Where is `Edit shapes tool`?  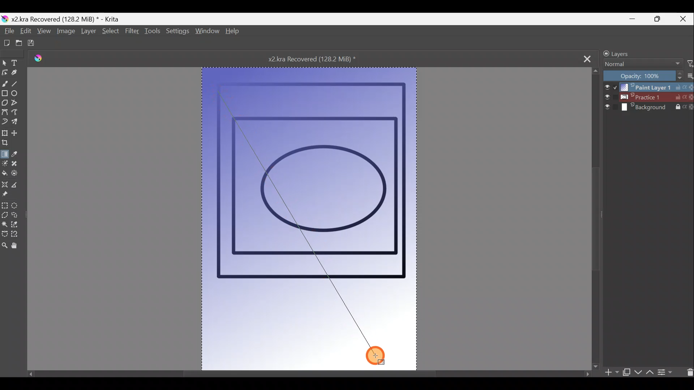 Edit shapes tool is located at coordinates (4, 73).